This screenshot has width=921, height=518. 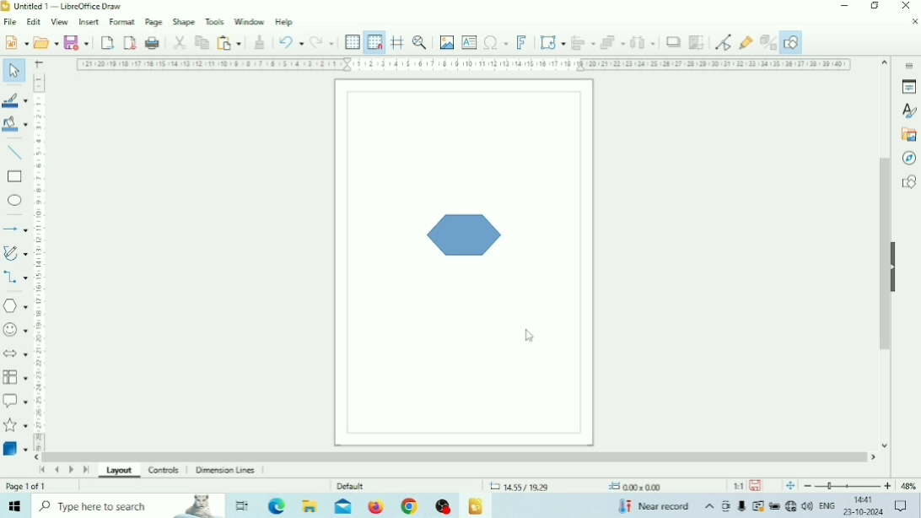 I want to click on Shapes, so click(x=908, y=181).